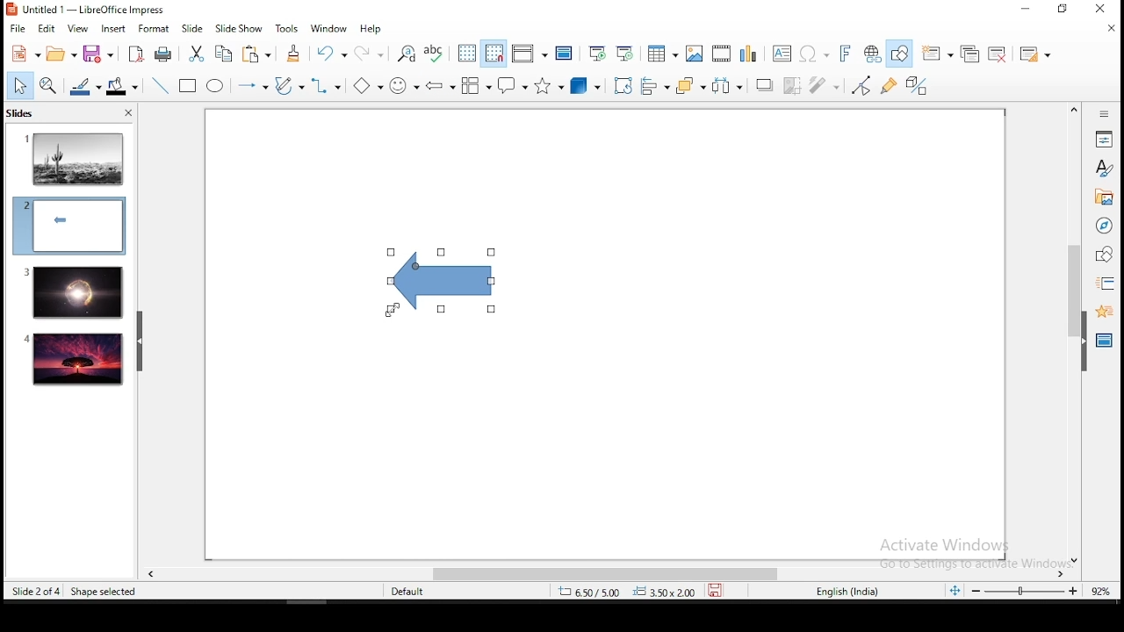 This screenshot has height=632, width=1124. Describe the element at coordinates (1103, 227) in the screenshot. I see `navigator` at that location.